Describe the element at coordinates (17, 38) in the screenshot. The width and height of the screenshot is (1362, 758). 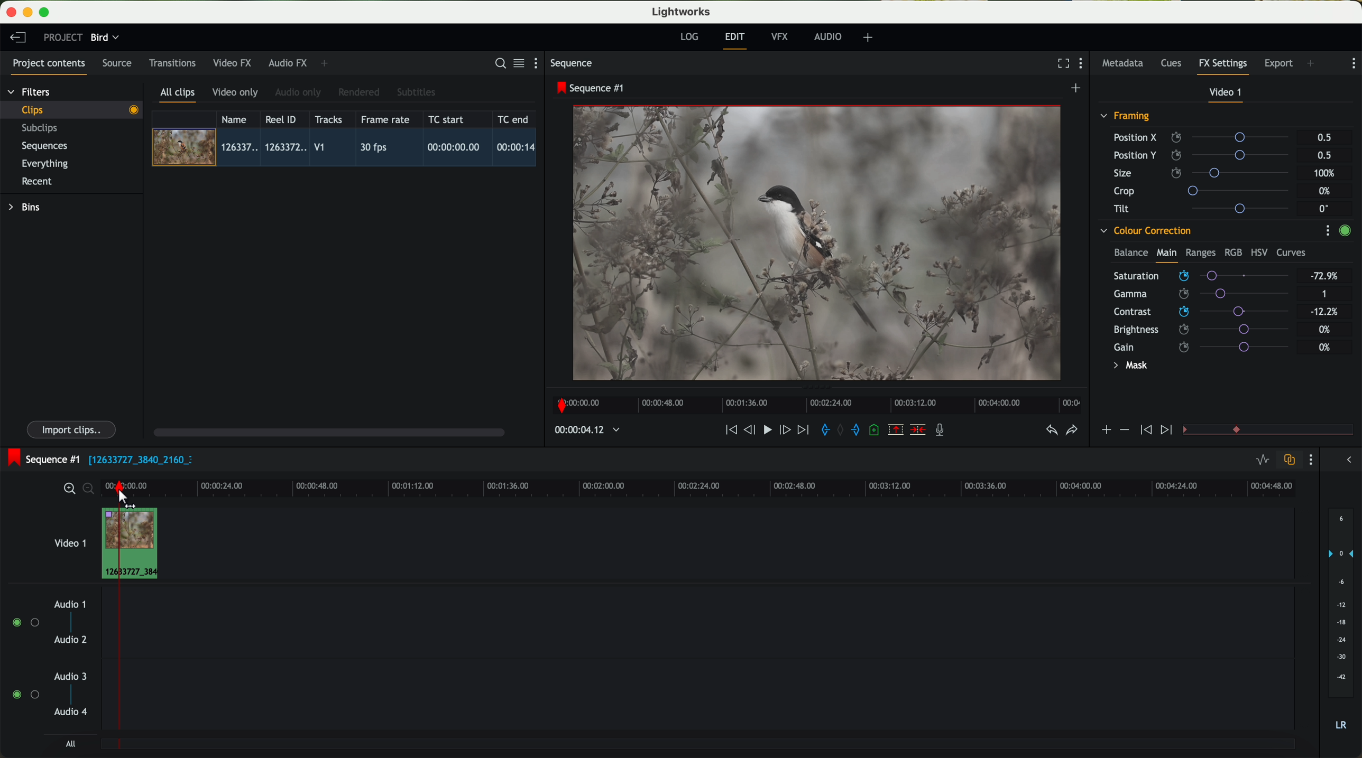
I see `leave` at that location.